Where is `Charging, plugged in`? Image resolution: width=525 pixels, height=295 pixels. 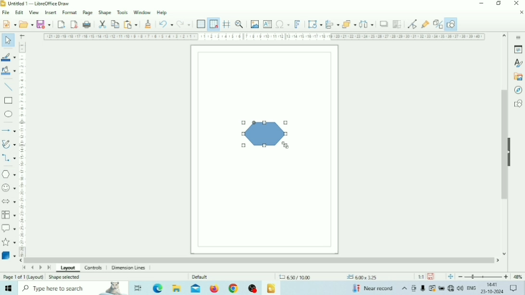
Charging, plugged in is located at coordinates (441, 288).